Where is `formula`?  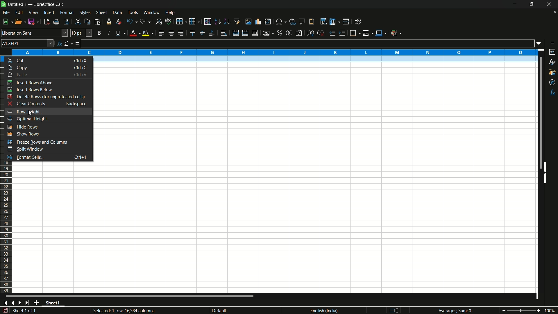 formula is located at coordinates (77, 44).